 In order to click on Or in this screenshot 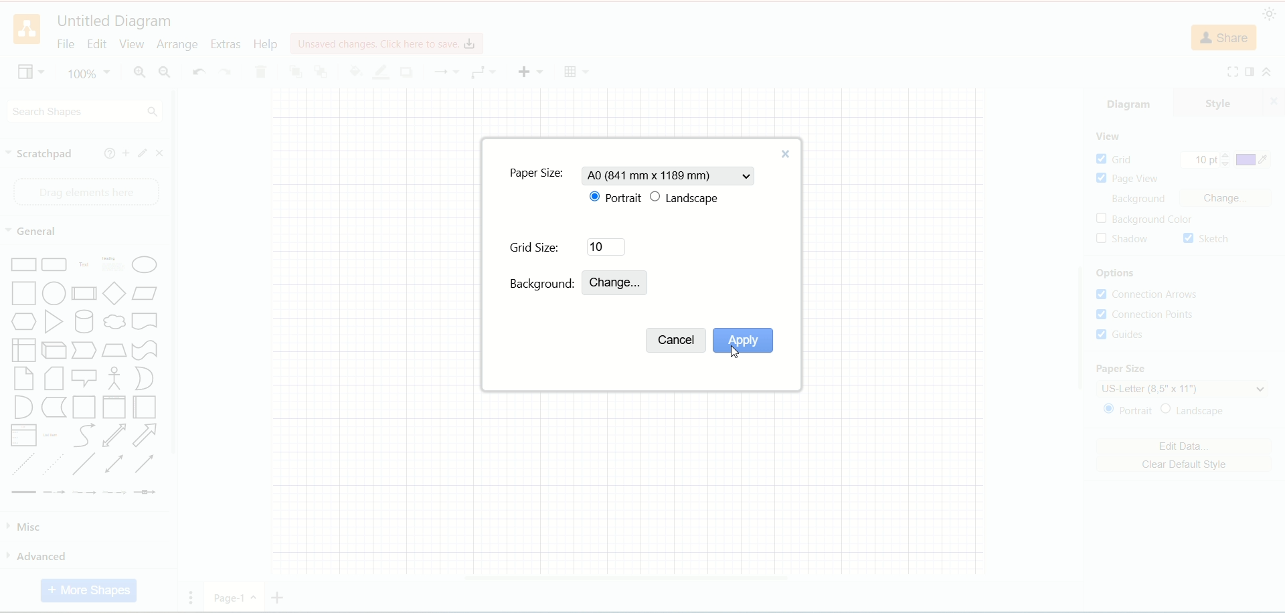, I will do `click(147, 378)`.